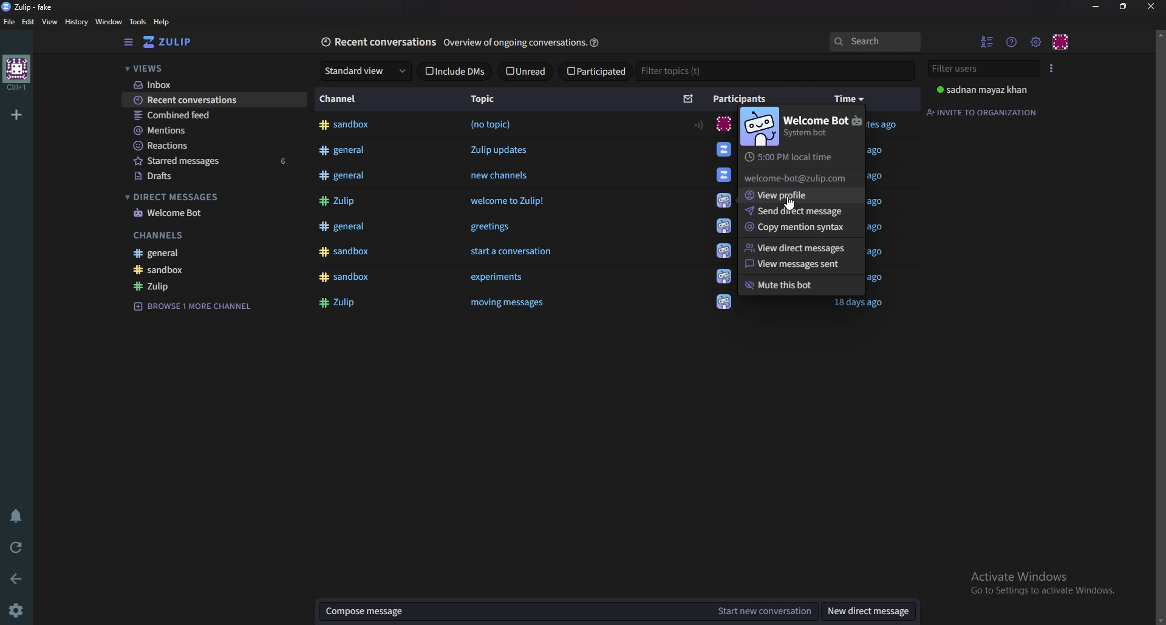  What do you see at coordinates (344, 250) in the screenshot?
I see `#sandbox` at bounding box center [344, 250].